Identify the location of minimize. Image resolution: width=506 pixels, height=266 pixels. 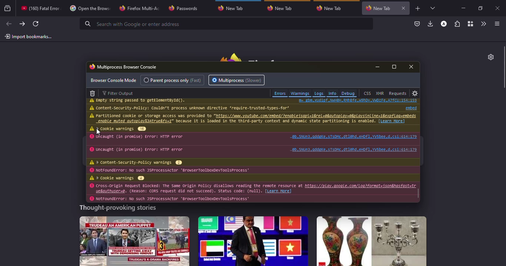
(462, 7).